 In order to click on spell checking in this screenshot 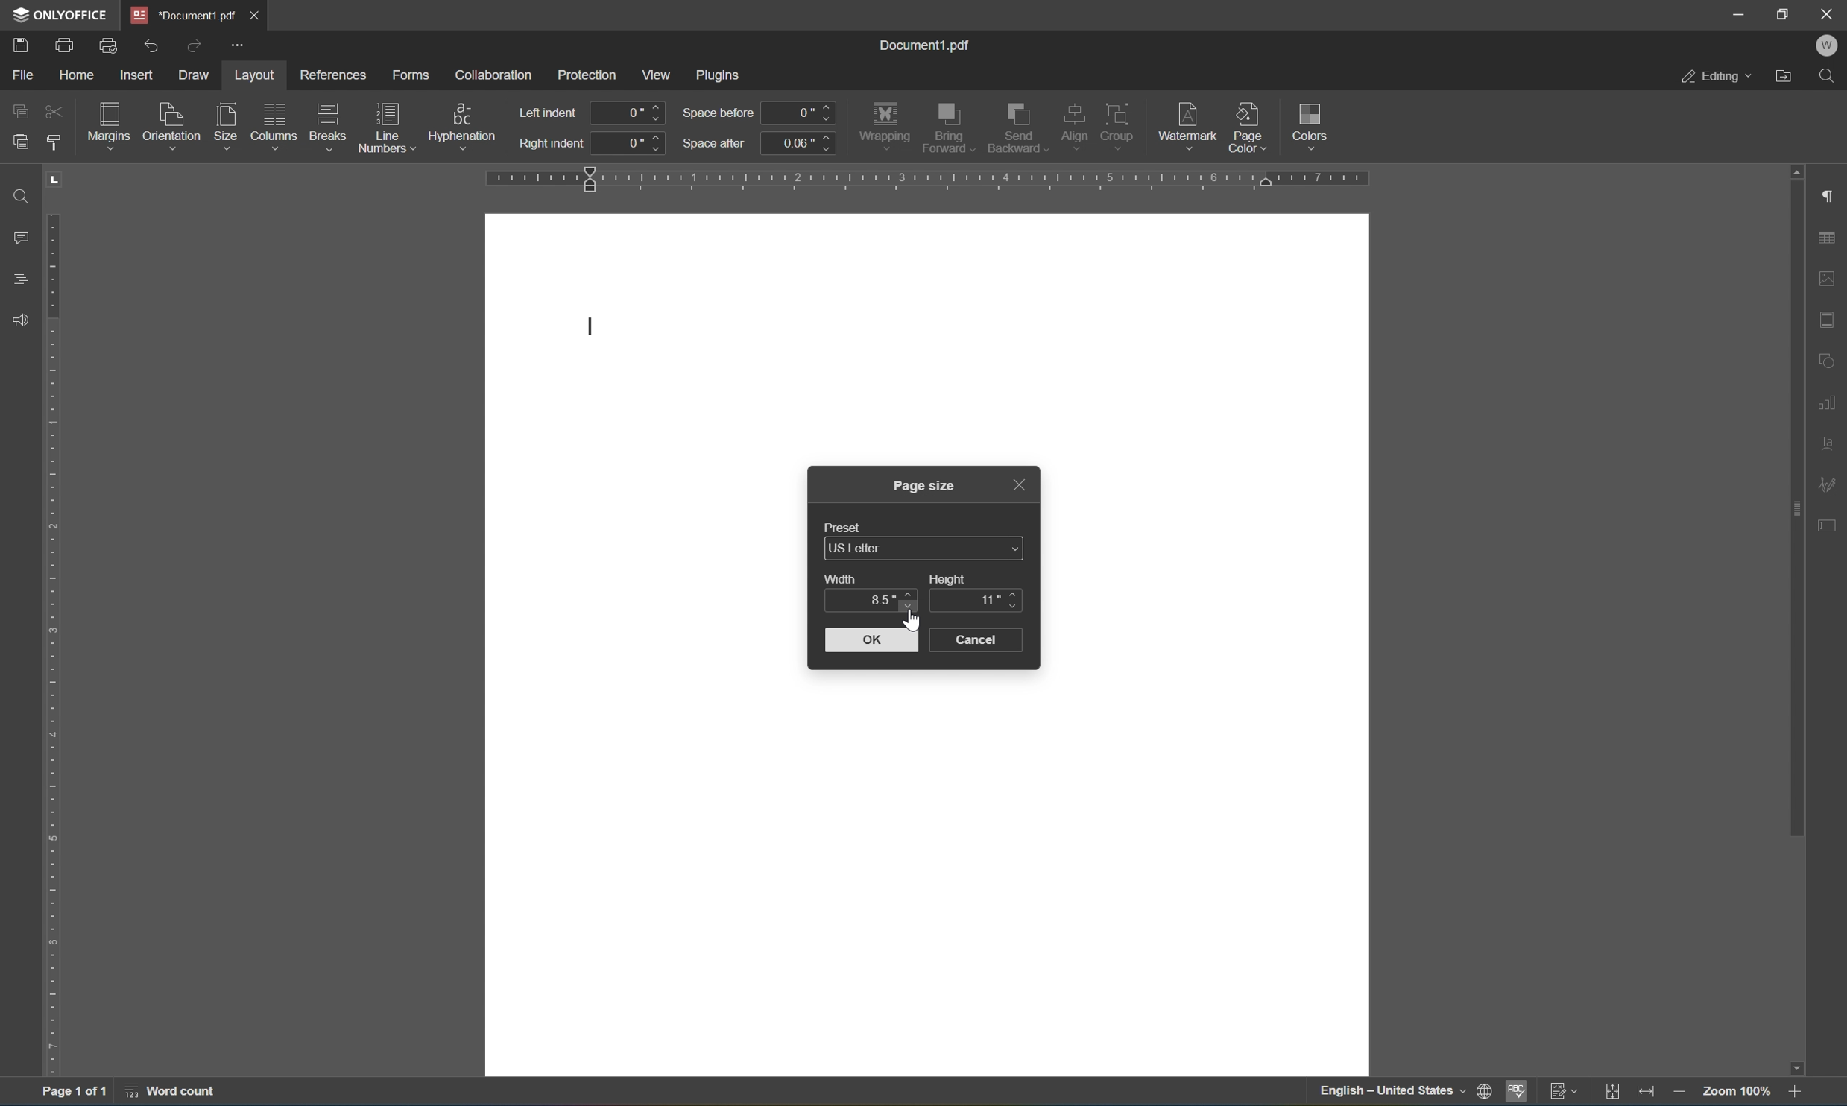, I will do `click(1516, 1093)`.